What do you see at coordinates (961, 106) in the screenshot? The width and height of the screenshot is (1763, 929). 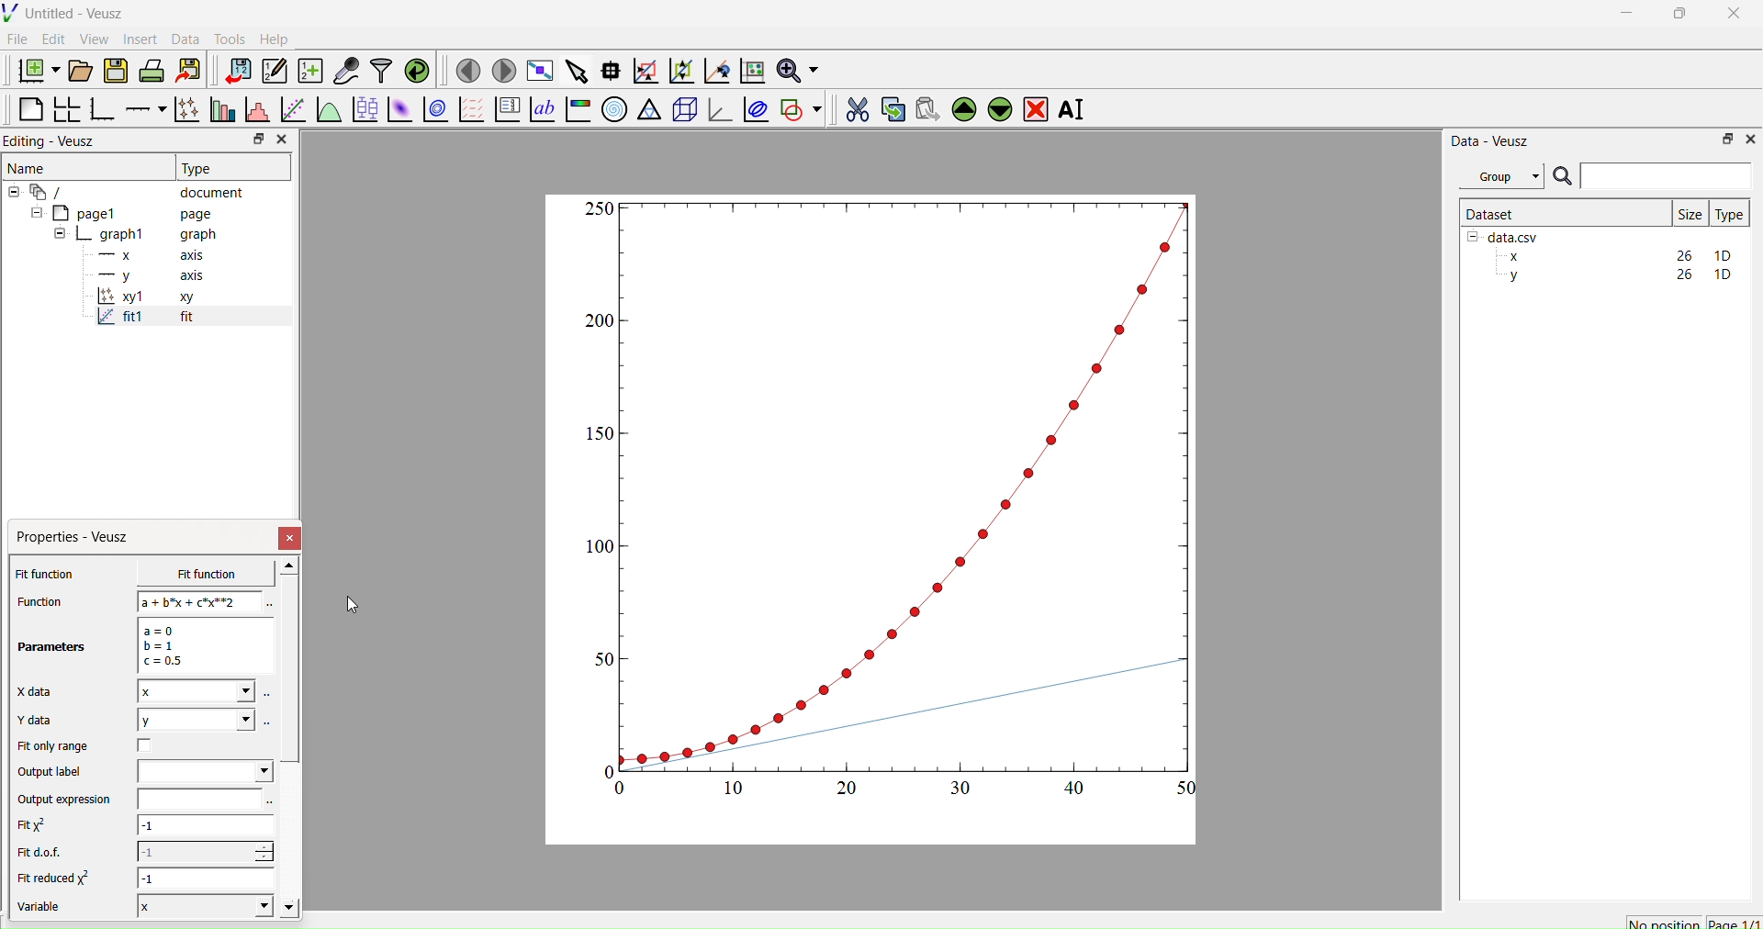 I see `Up` at bounding box center [961, 106].